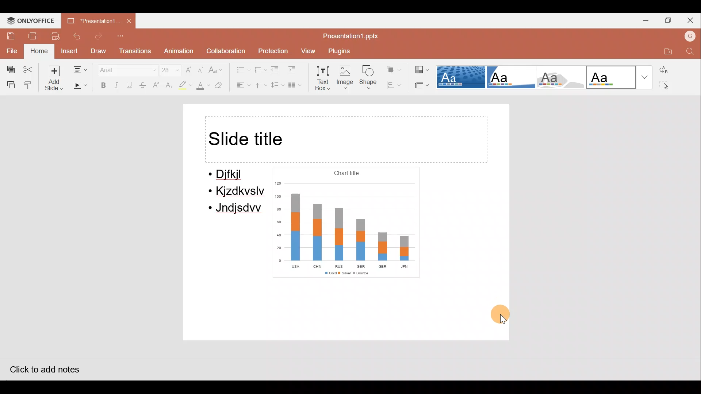 This screenshot has width=701, height=394. I want to click on Click to add notes, so click(44, 369).